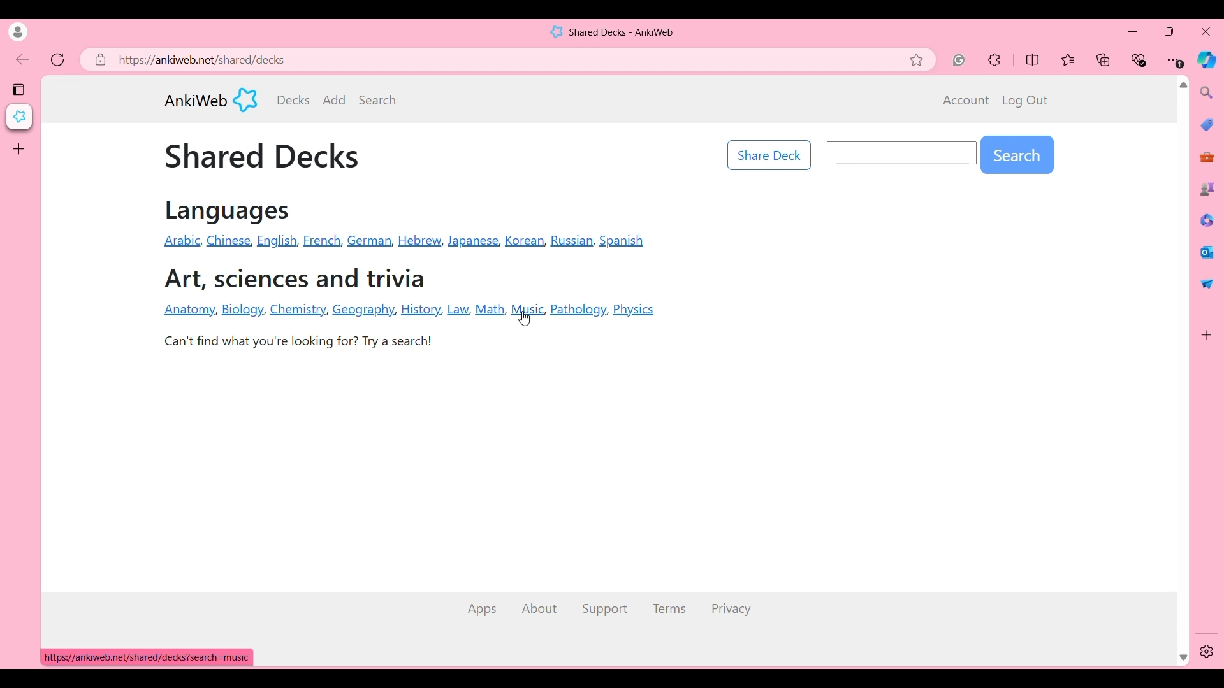 The width and height of the screenshot is (1224, 688). Describe the element at coordinates (557, 30) in the screenshot. I see `Software logo` at that location.